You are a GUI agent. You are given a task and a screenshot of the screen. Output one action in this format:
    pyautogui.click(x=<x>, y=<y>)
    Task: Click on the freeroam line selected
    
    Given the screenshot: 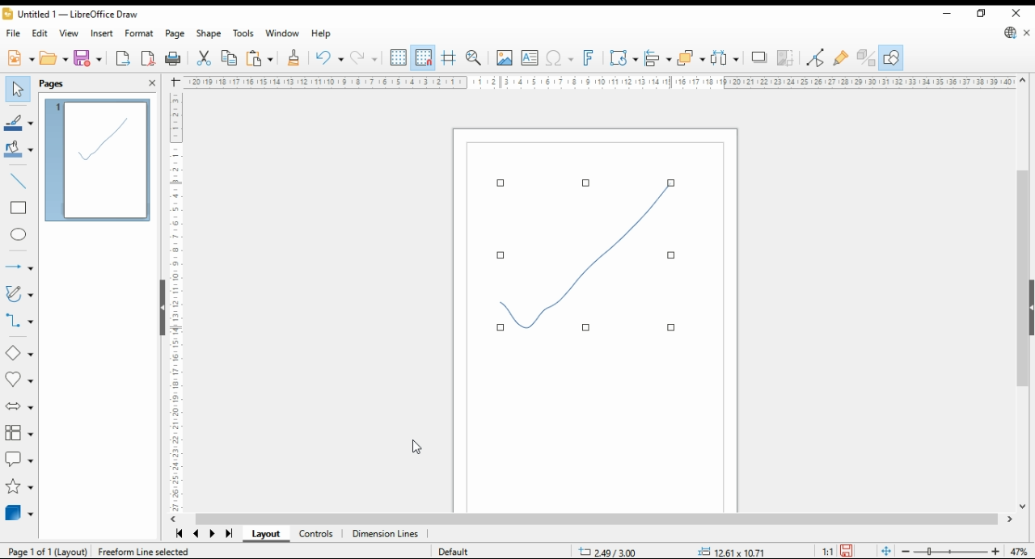 What is the action you would take?
    pyautogui.click(x=145, y=553)
    